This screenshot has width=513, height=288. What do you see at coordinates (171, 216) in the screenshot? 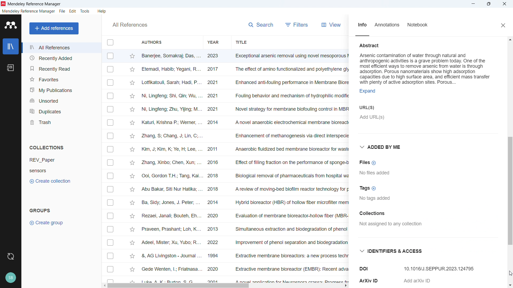
I see `rezaei,janall,boutch,eh` at bounding box center [171, 216].